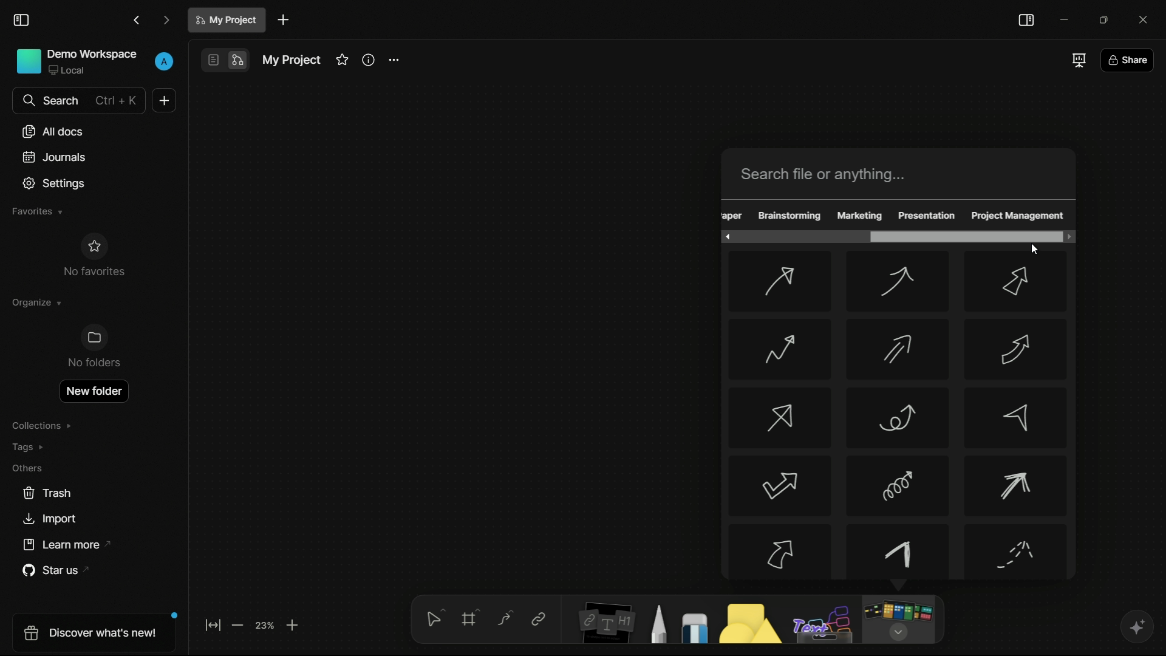 This screenshot has height=656, width=1166. What do you see at coordinates (657, 623) in the screenshot?
I see `pencil and pen` at bounding box center [657, 623].